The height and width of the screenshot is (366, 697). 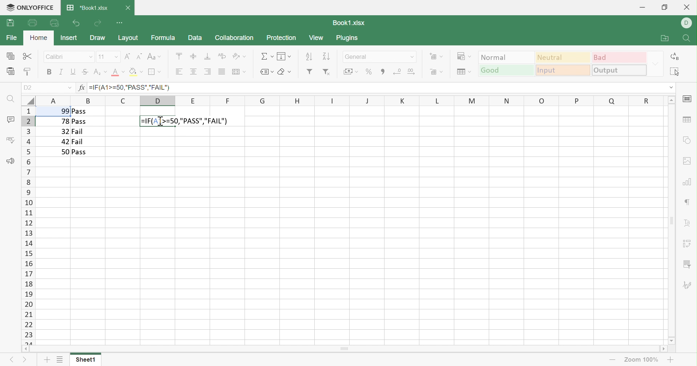 I want to click on Quick print, so click(x=55, y=24).